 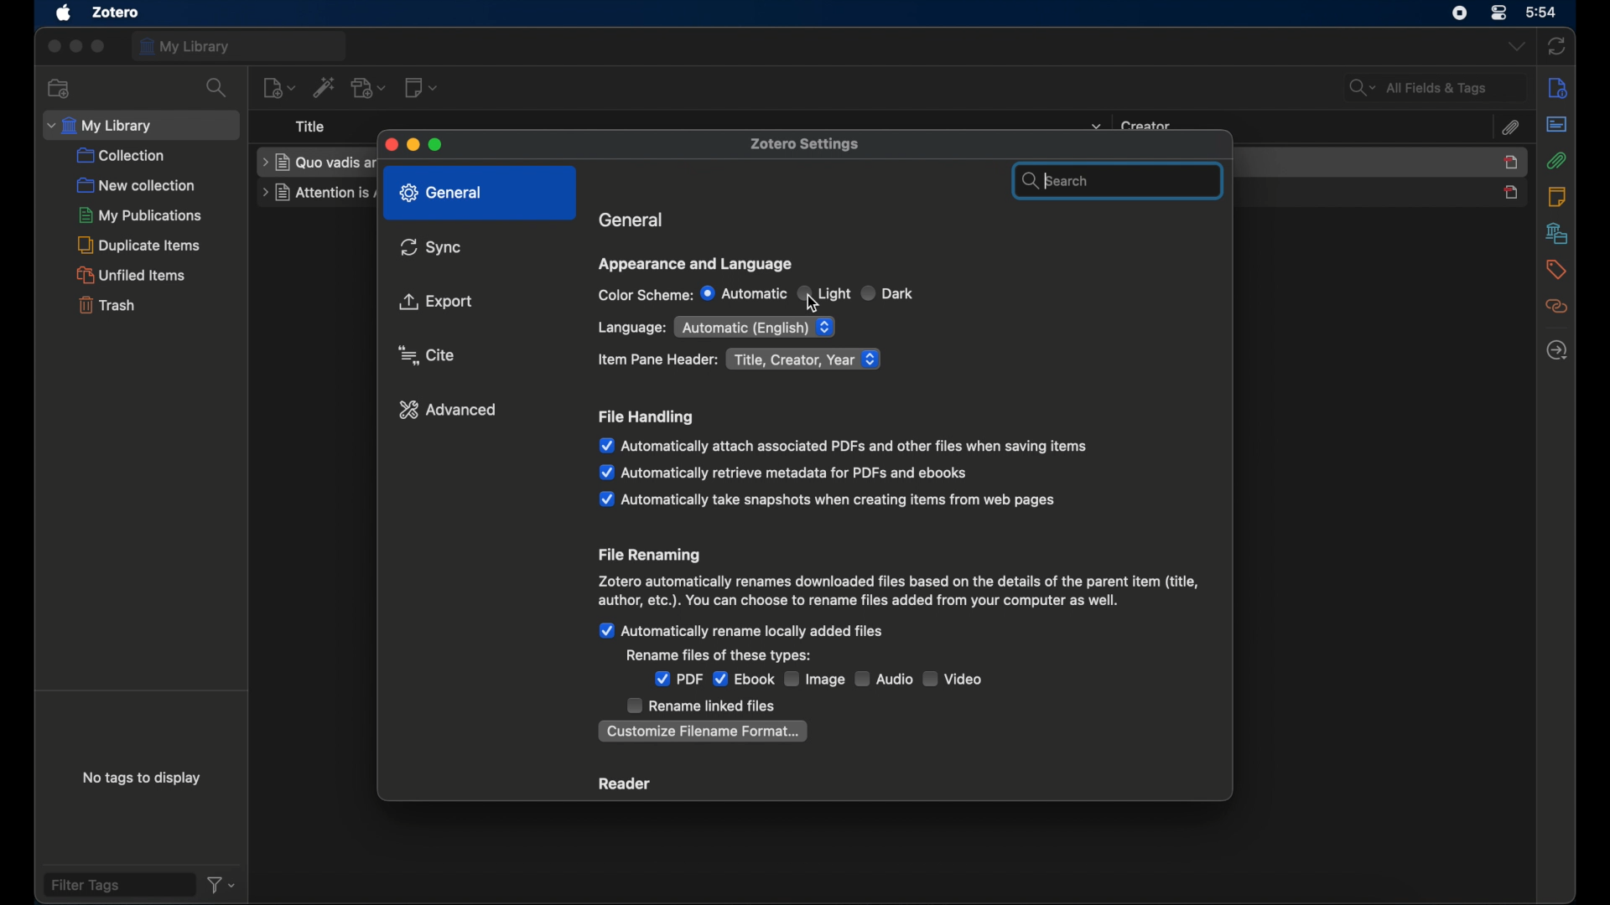 What do you see at coordinates (447, 410) in the screenshot?
I see `advanced ` at bounding box center [447, 410].